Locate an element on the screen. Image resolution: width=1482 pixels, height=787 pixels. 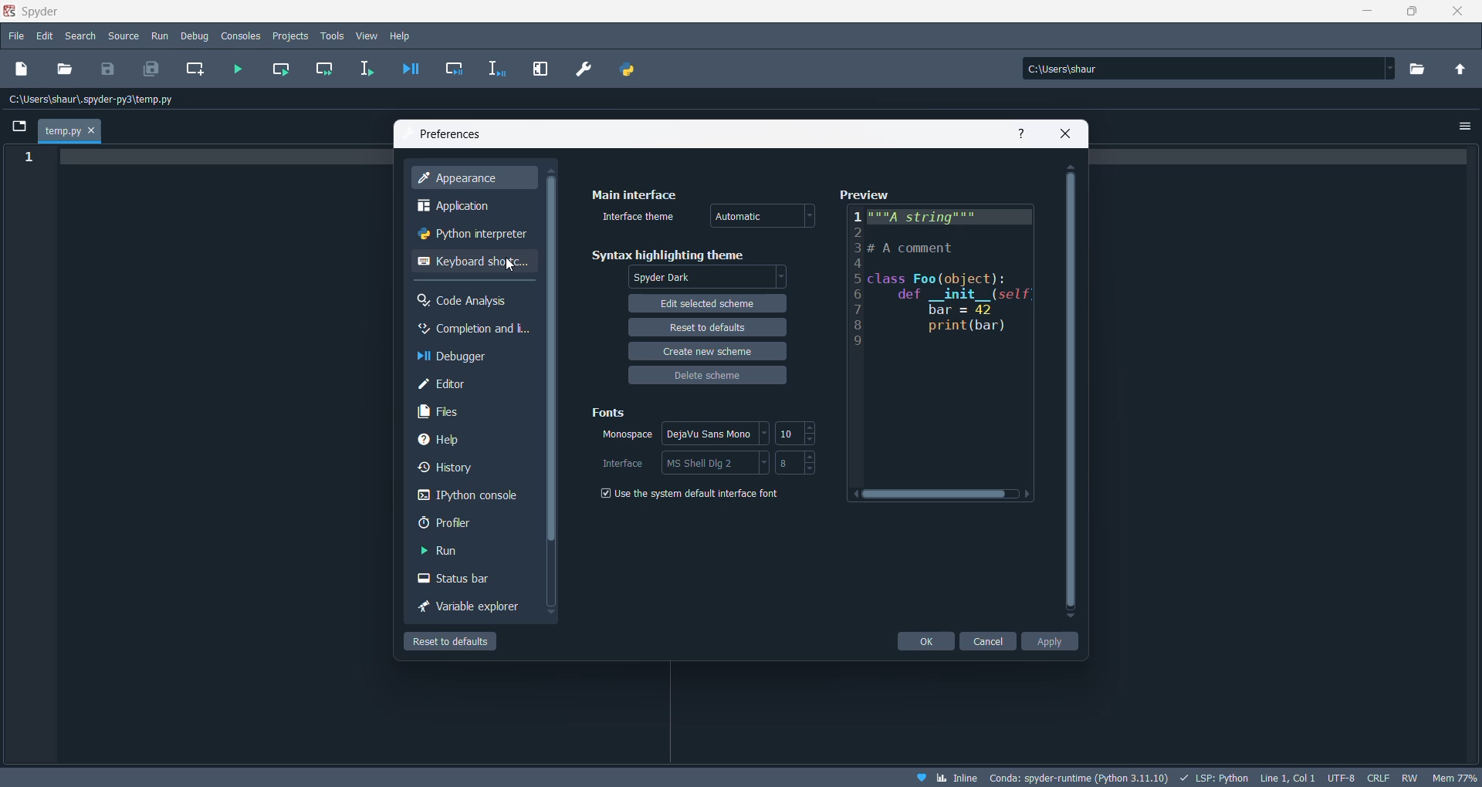
debug selection or current line is located at coordinates (498, 70).